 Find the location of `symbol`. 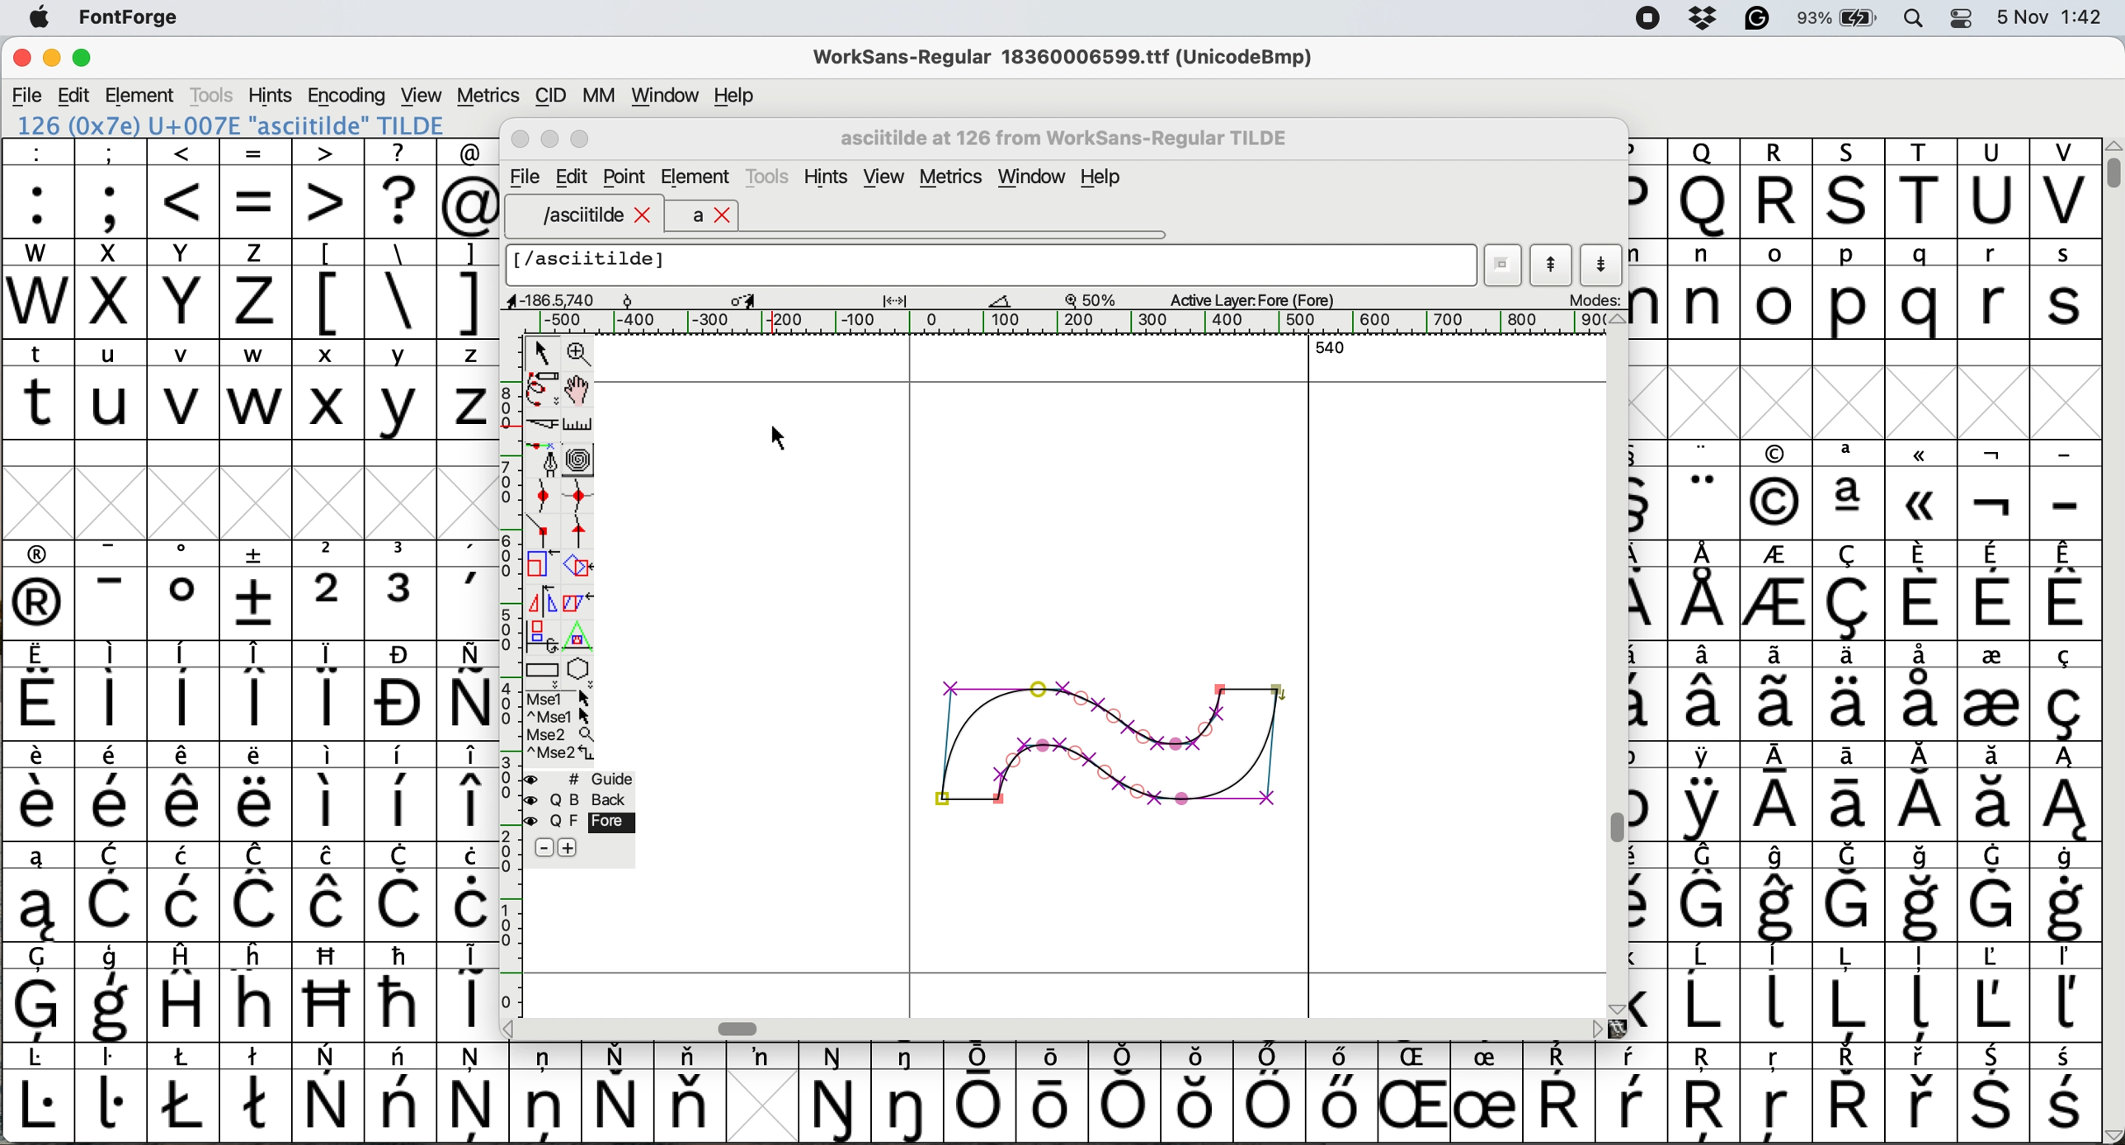

symbol is located at coordinates (1708, 690).